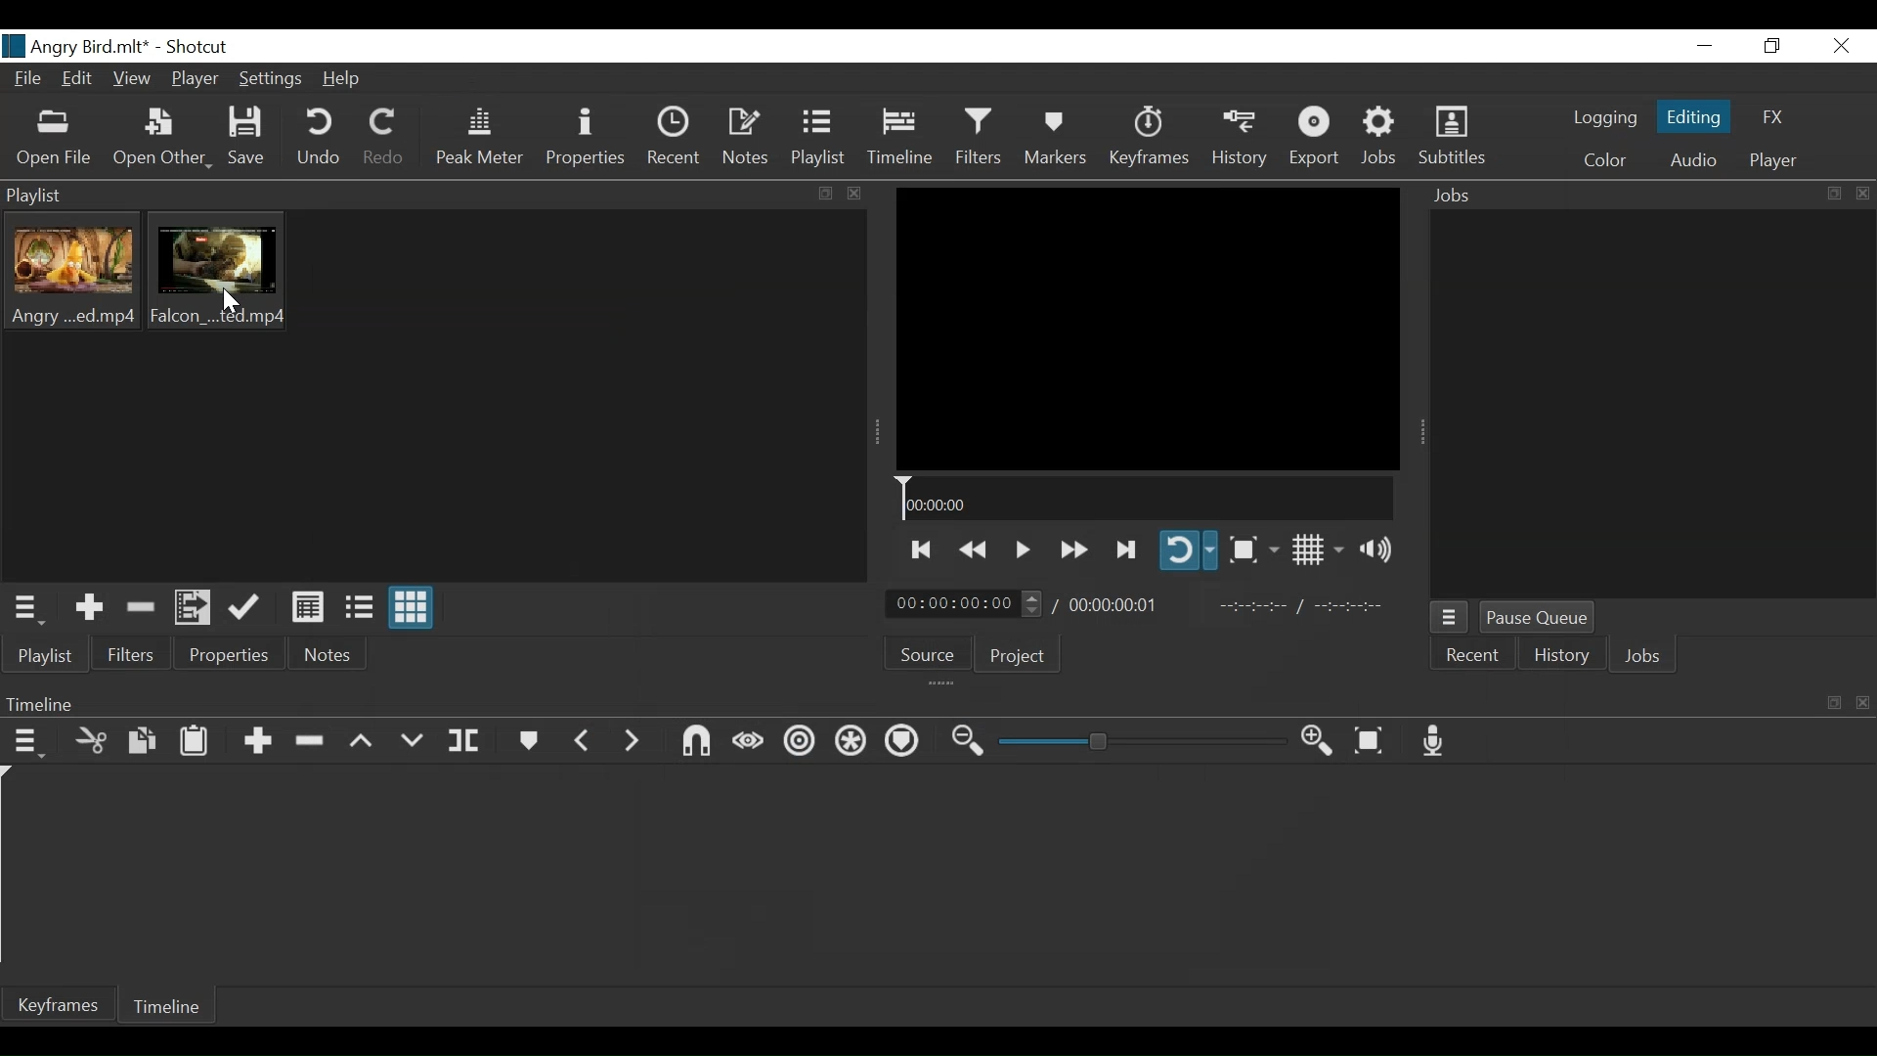 The height and width of the screenshot is (1056, 1877). What do you see at coordinates (312, 742) in the screenshot?
I see `Remove cut` at bounding box center [312, 742].